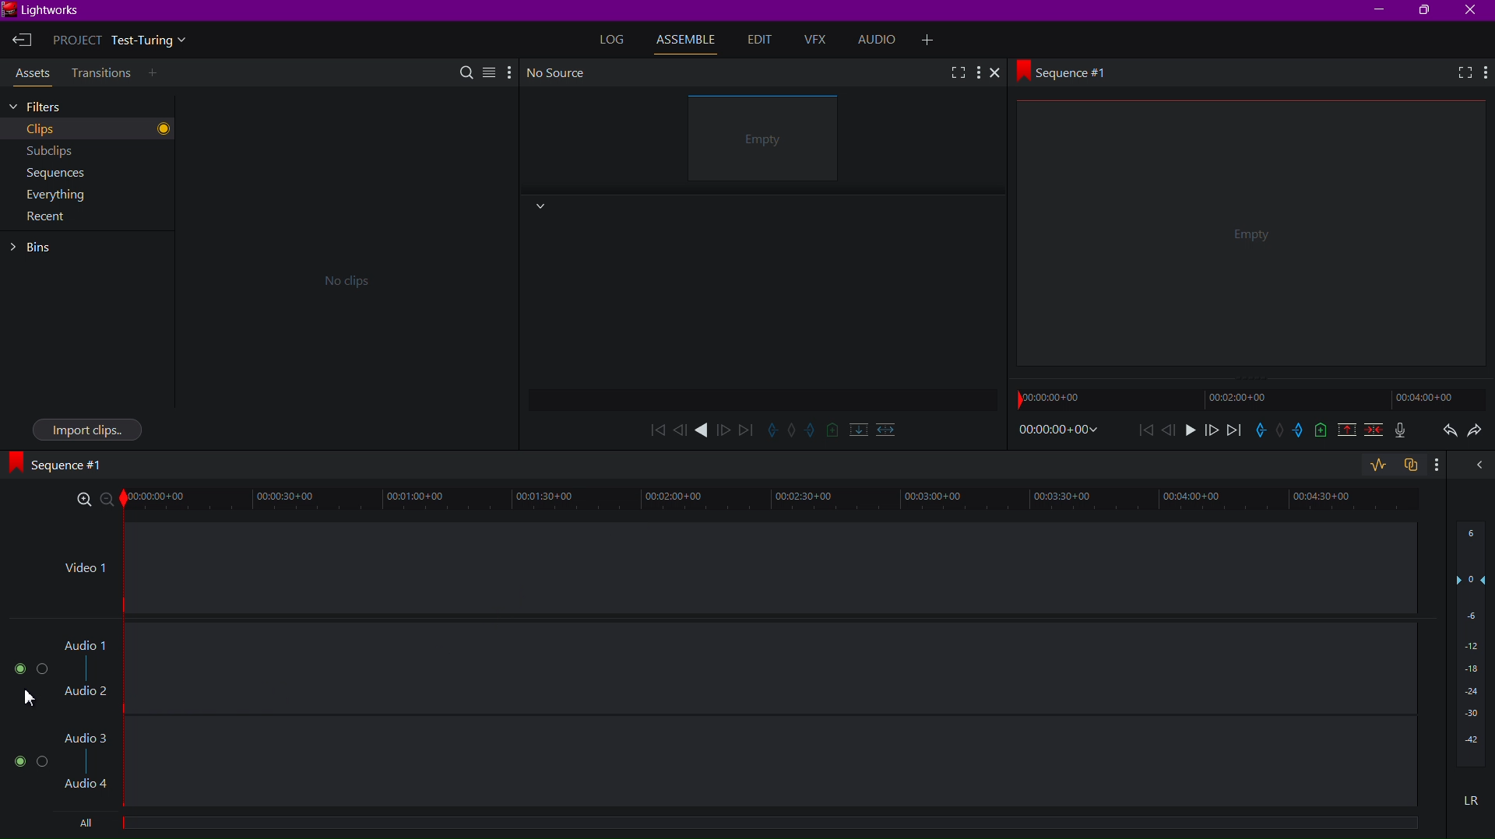  I want to click on Audio 1, so click(83, 647).